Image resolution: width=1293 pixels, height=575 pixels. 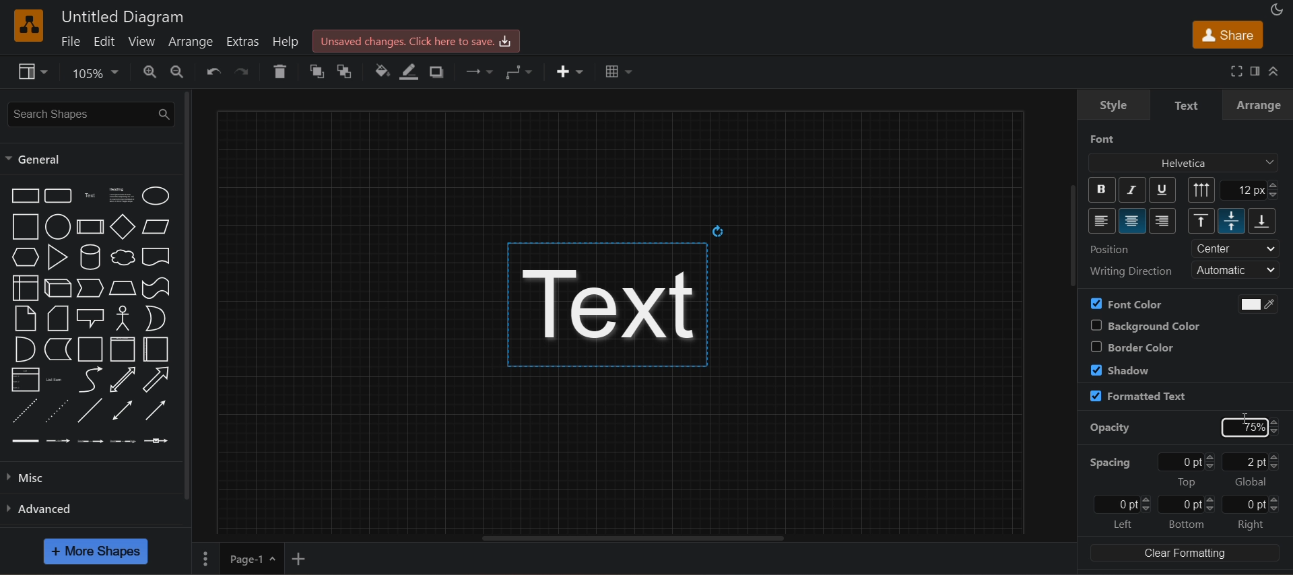 I want to click on bottom, so click(x=1263, y=221).